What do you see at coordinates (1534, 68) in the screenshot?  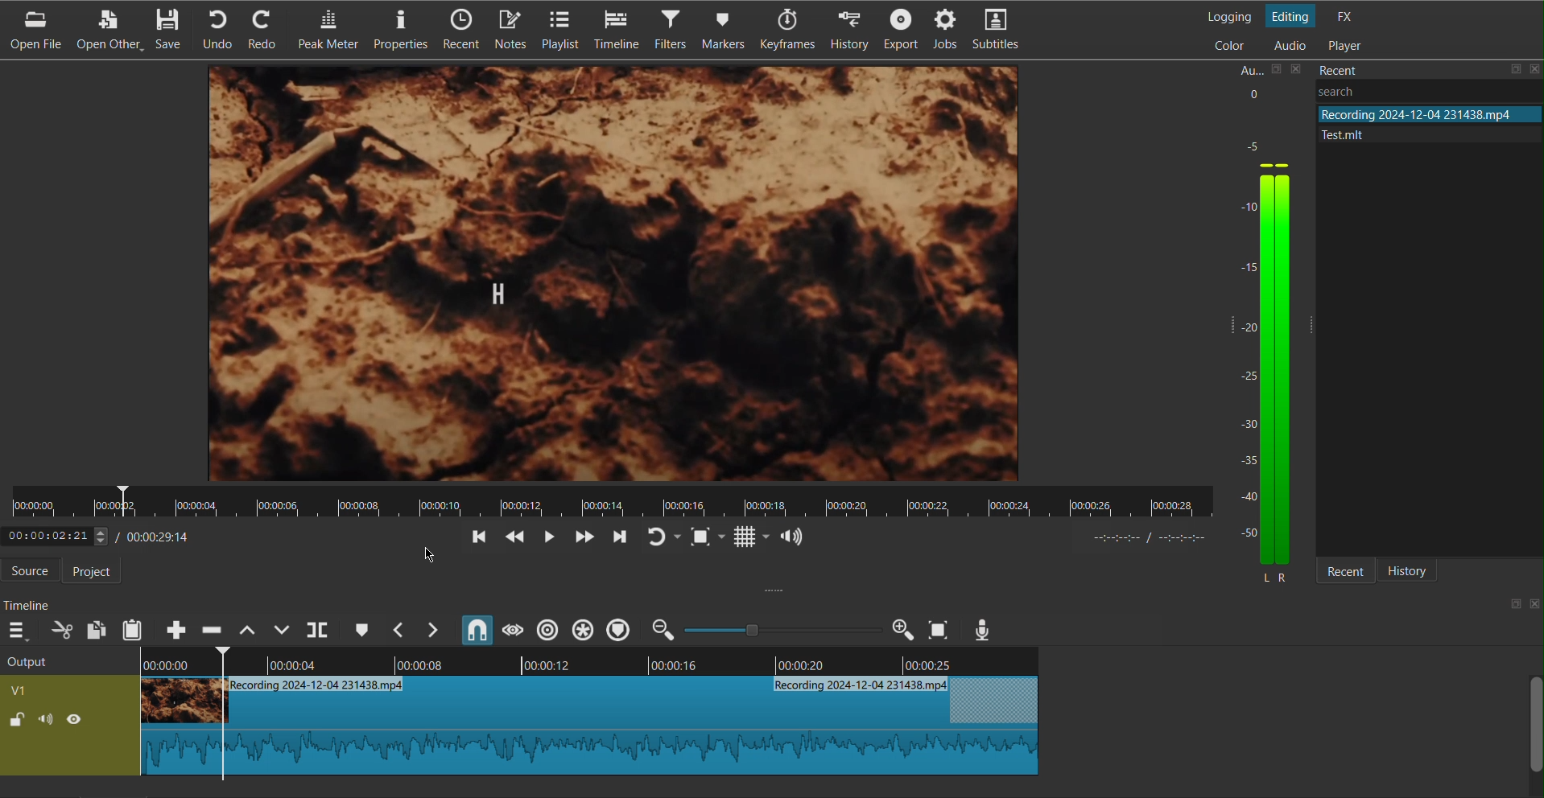 I see `close` at bounding box center [1534, 68].